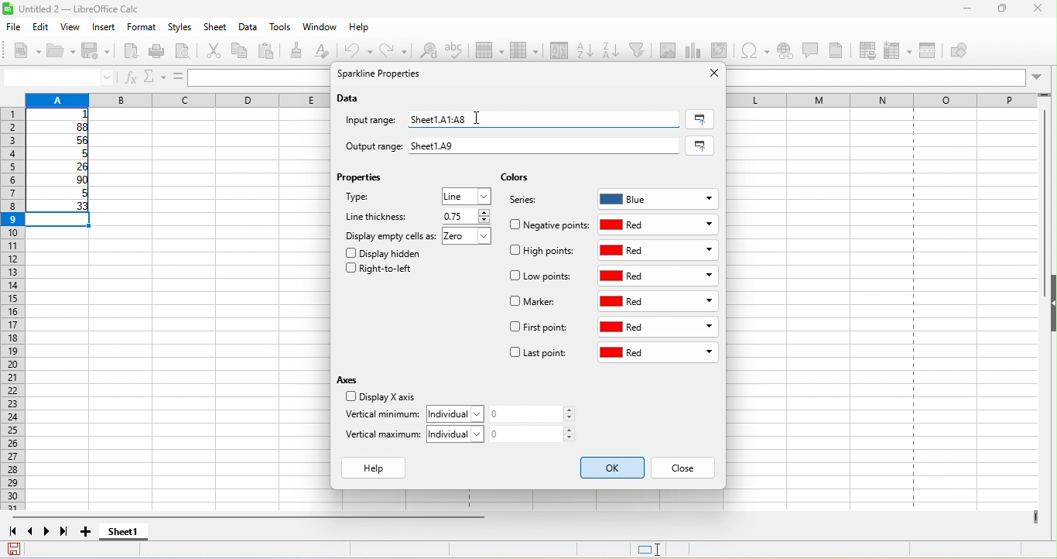 Image resolution: width=1057 pixels, height=559 pixels. Describe the element at coordinates (460, 434) in the screenshot. I see `individual` at that location.